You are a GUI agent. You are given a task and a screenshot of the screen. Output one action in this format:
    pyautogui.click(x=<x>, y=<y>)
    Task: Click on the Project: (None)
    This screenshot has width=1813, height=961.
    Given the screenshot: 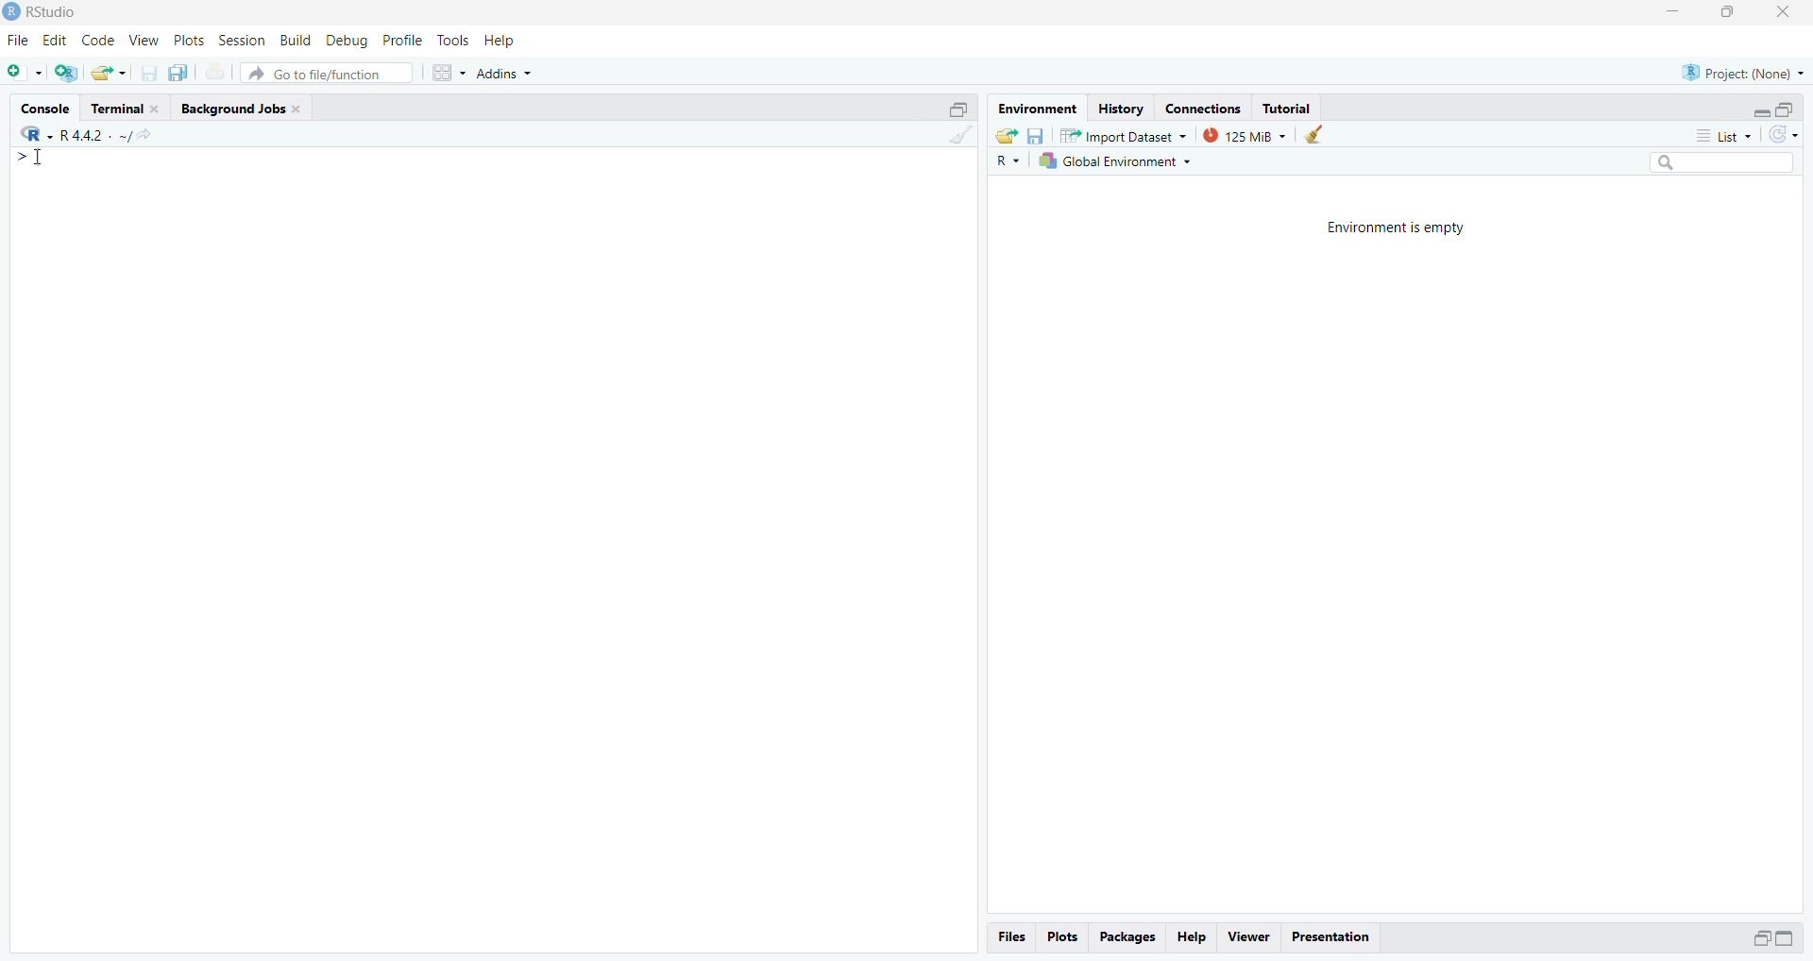 What is the action you would take?
    pyautogui.click(x=1745, y=72)
    